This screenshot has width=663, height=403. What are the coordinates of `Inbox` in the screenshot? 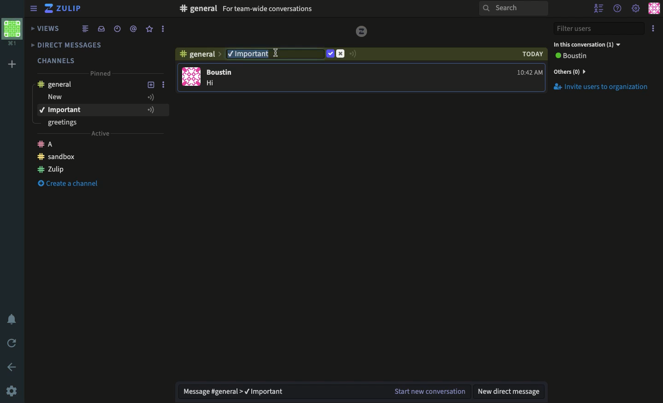 It's located at (101, 28).